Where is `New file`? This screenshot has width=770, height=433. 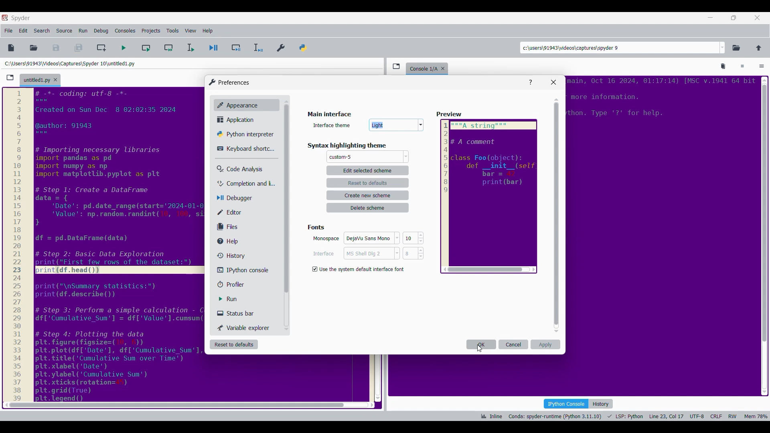
New file is located at coordinates (11, 48).